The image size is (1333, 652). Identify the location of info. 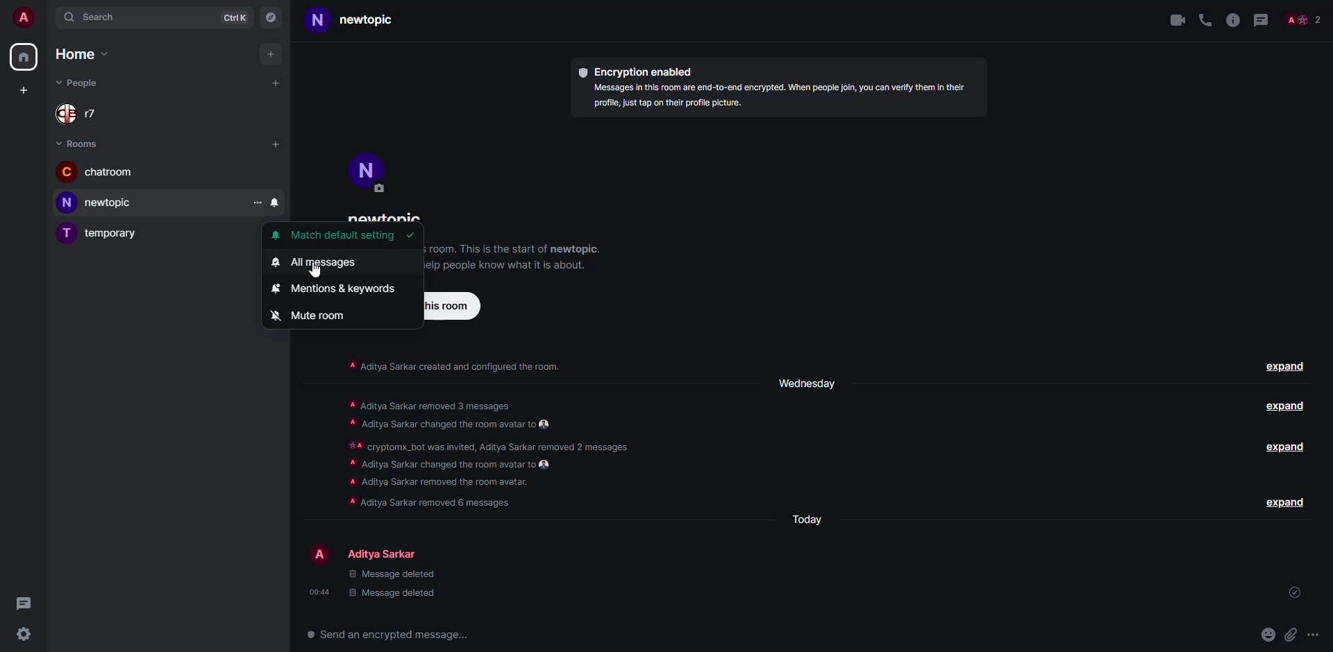
(511, 268).